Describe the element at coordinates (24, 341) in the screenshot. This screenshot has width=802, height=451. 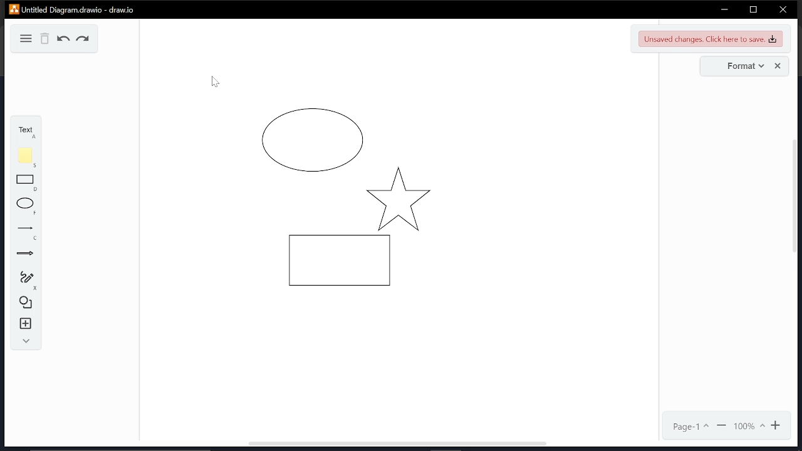
I see `collapse` at that location.